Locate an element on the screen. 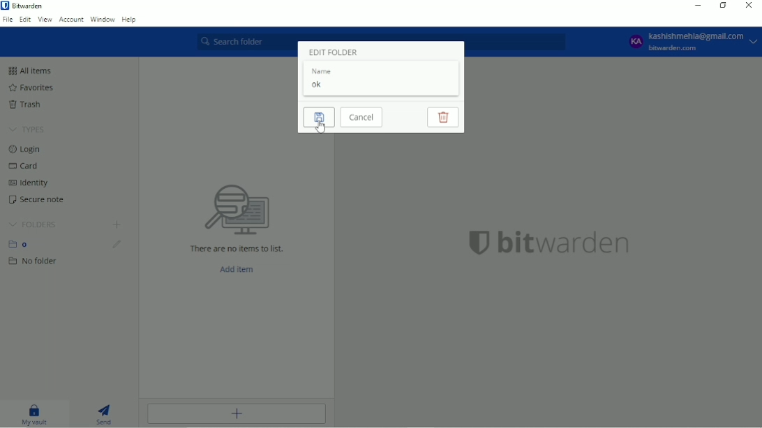 Image resolution: width=762 pixels, height=428 pixels. Folder O is located at coordinates (22, 244).